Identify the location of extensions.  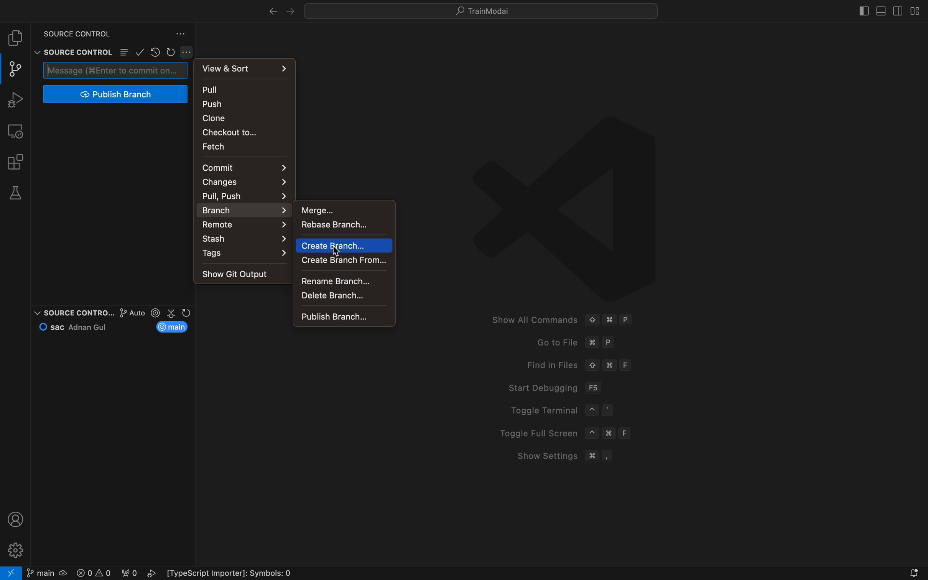
(16, 161).